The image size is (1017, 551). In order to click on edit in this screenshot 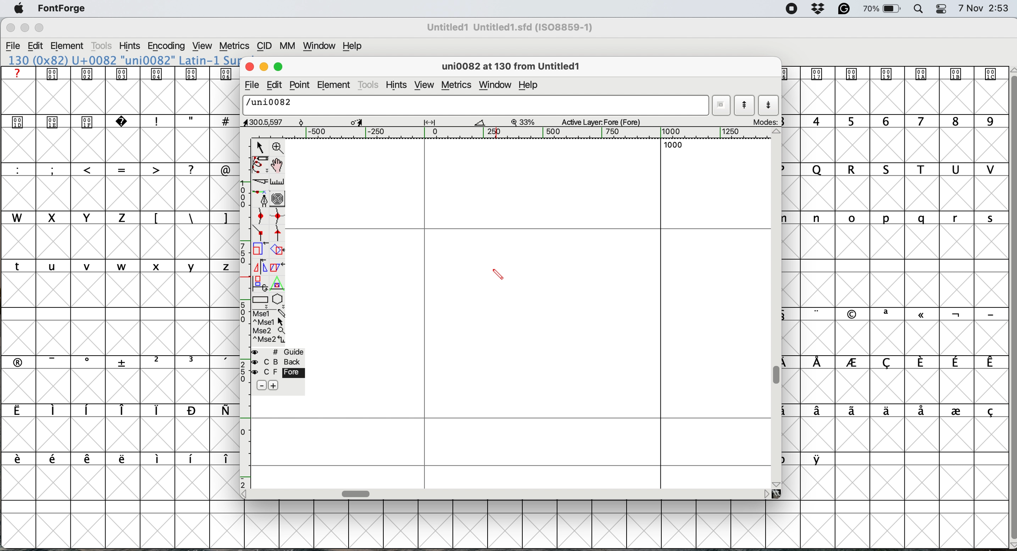, I will do `click(276, 85)`.